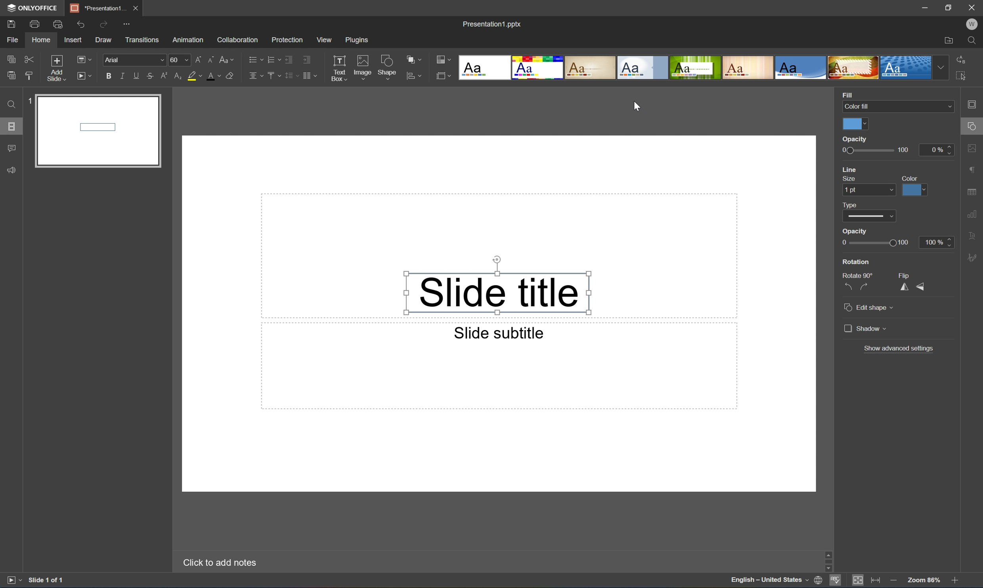 Image resolution: width=983 pixels, height=588 pixels. Describe the element at coordinates (86, 76) in the screenshot. I see `Start slideshow` at that location.